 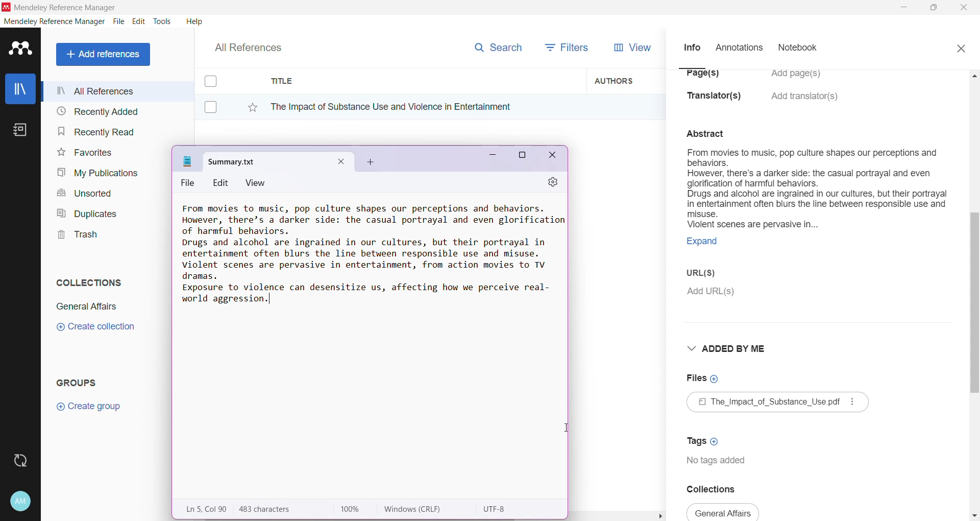 What do you see at coordinates (355, 509) in the screenshot?
I see `Zoom Level` at bounding box center [355, 509].